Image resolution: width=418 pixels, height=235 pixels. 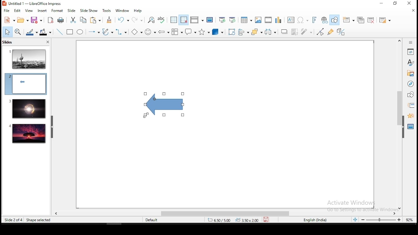 I want to click on window, so click(x=121, y=10).